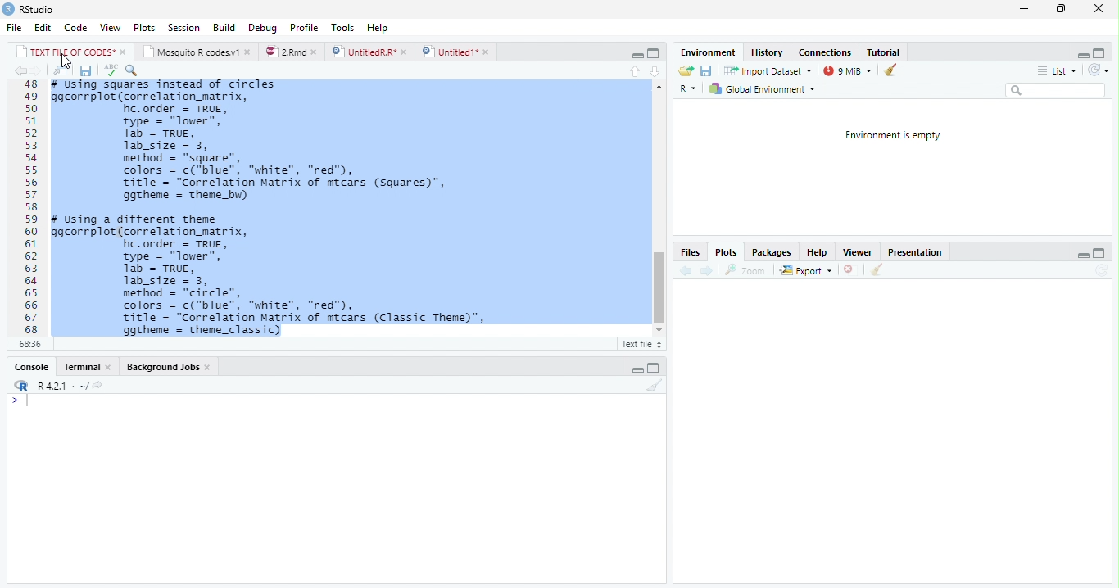 The width and height of the screenshot is (1119, 588). I want to click on connections, so click(827, 52).